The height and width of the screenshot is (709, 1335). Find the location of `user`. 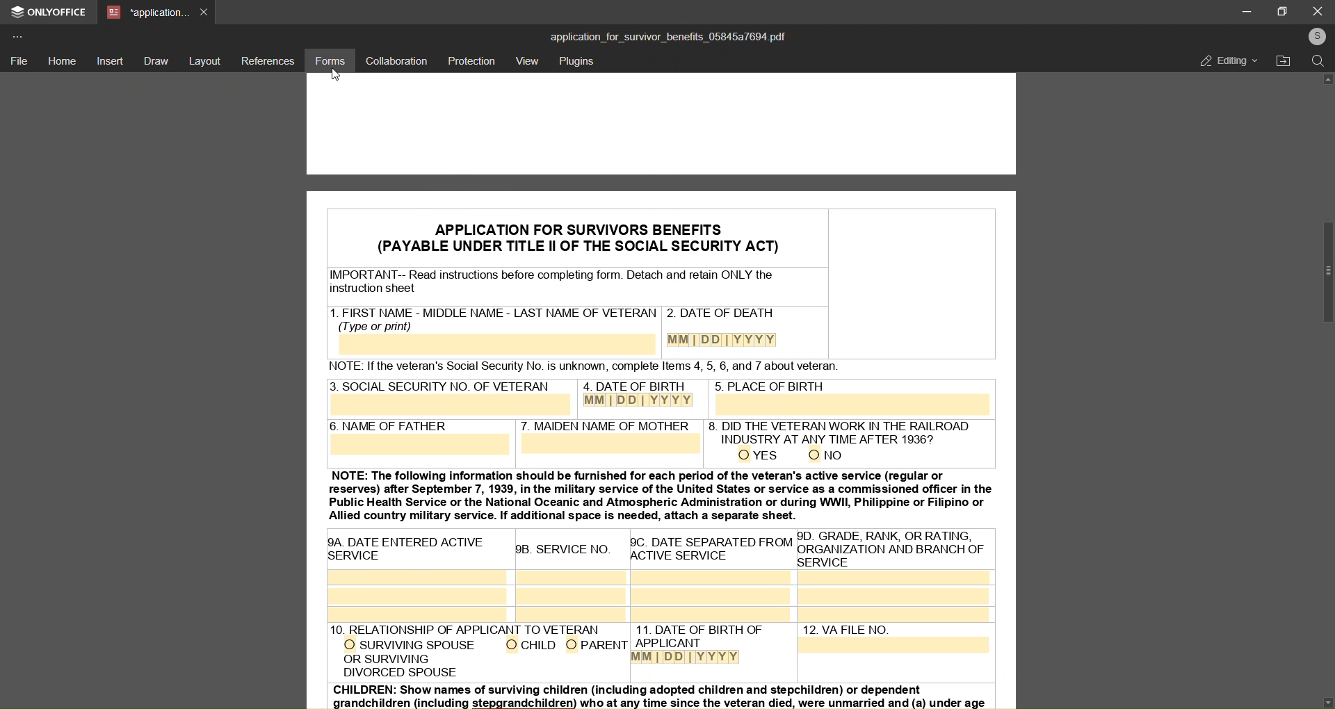

user is located at coordinates (1316, 36).